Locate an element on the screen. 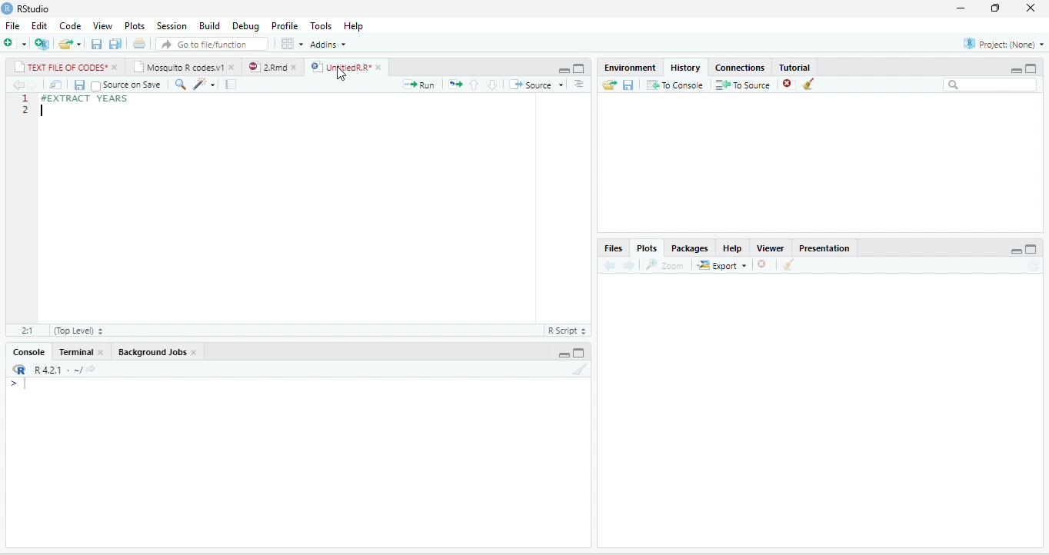 This screenshot has width=1049, height=555. open in new window is located at coordinates (56, 85).